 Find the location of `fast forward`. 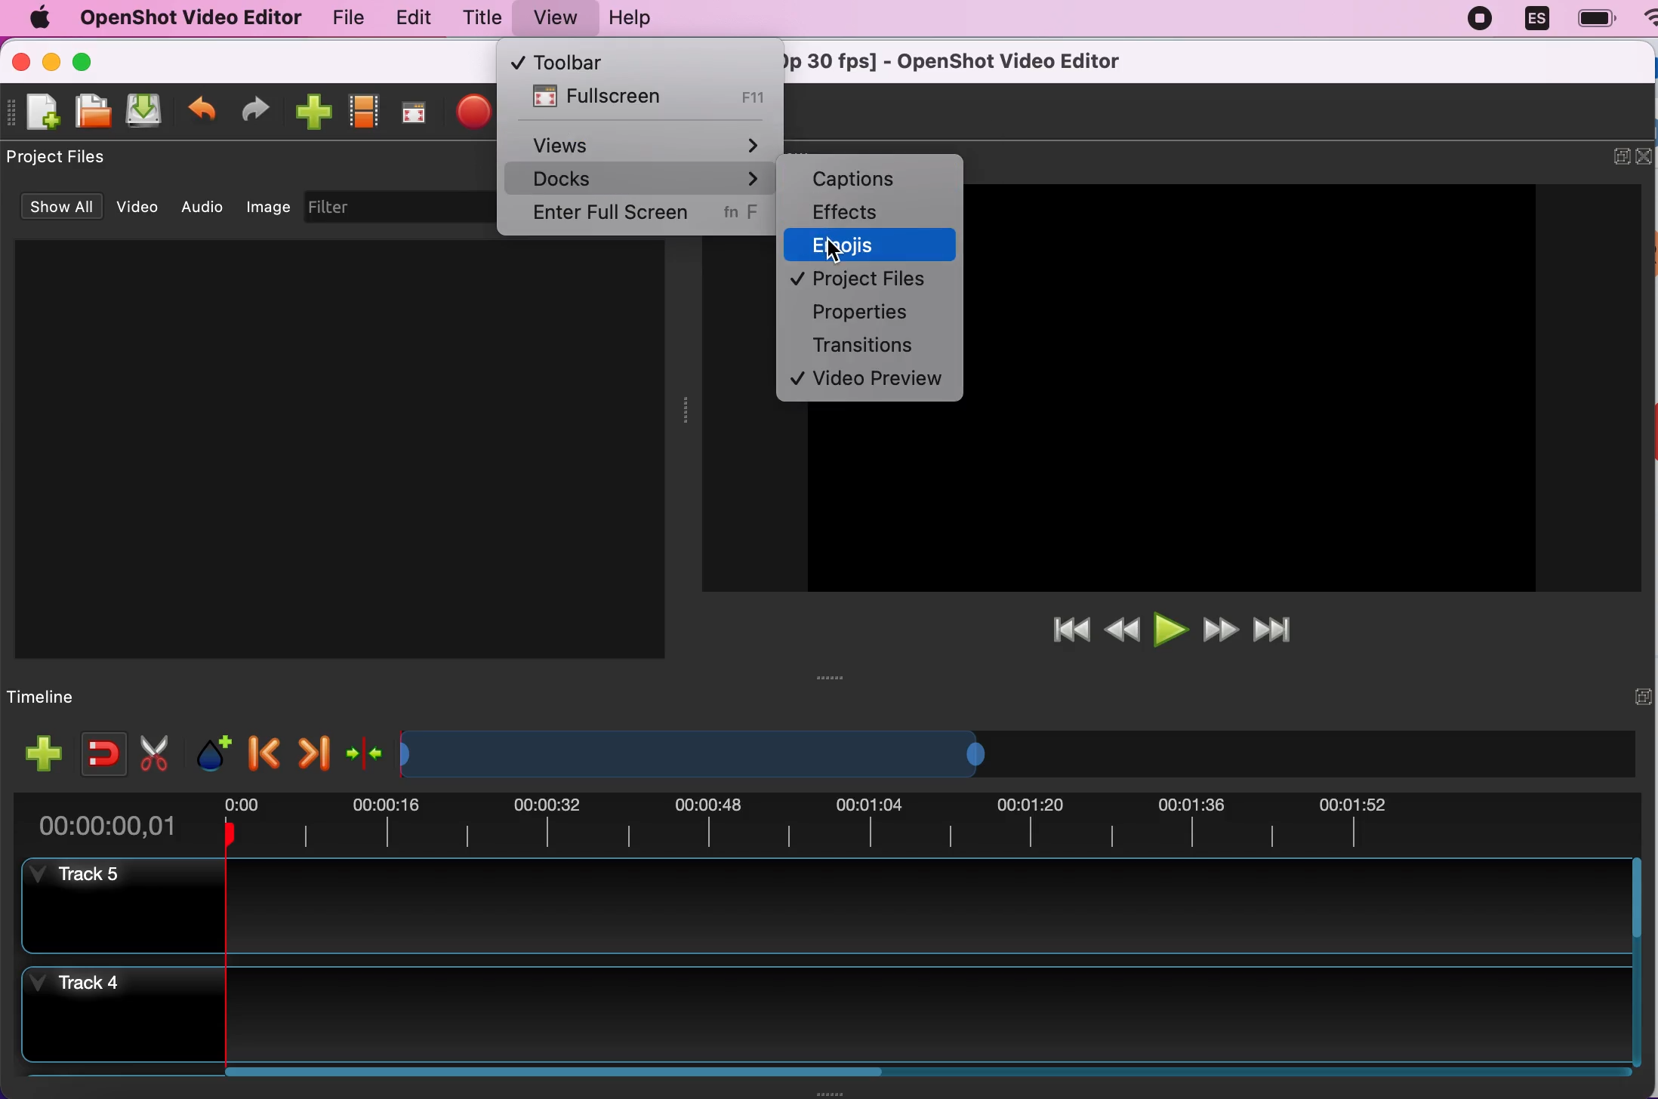

fast forward is located at coordinates (1219, 626).